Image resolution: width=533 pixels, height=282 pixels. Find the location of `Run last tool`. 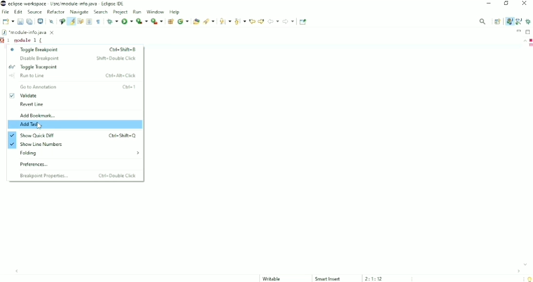

Run last tool is located at coordinates (157, 21).